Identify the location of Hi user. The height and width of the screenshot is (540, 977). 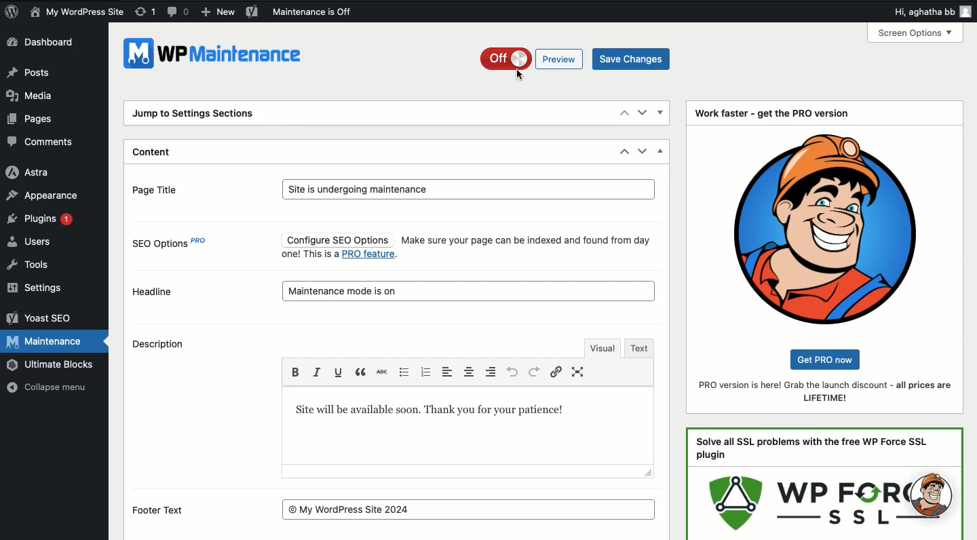
(931, 9).